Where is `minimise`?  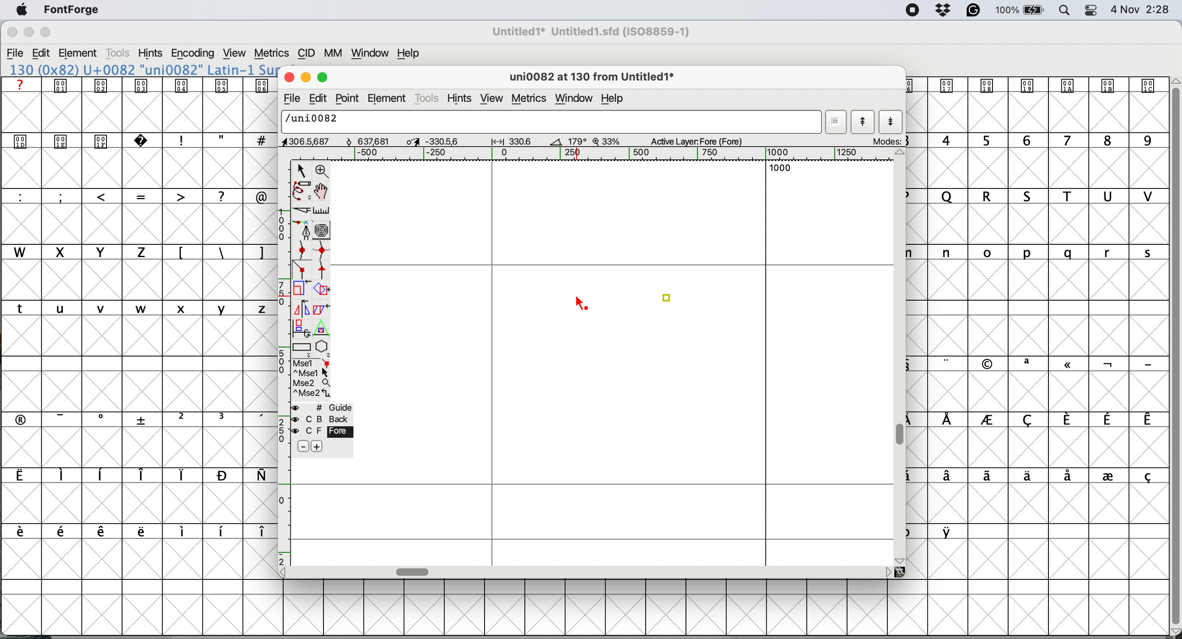 minimise is located at coordinates (304, 76).